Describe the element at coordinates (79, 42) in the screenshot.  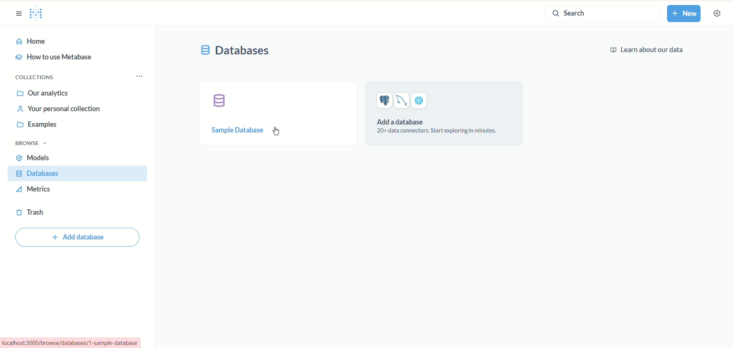
I see `home` at that location.